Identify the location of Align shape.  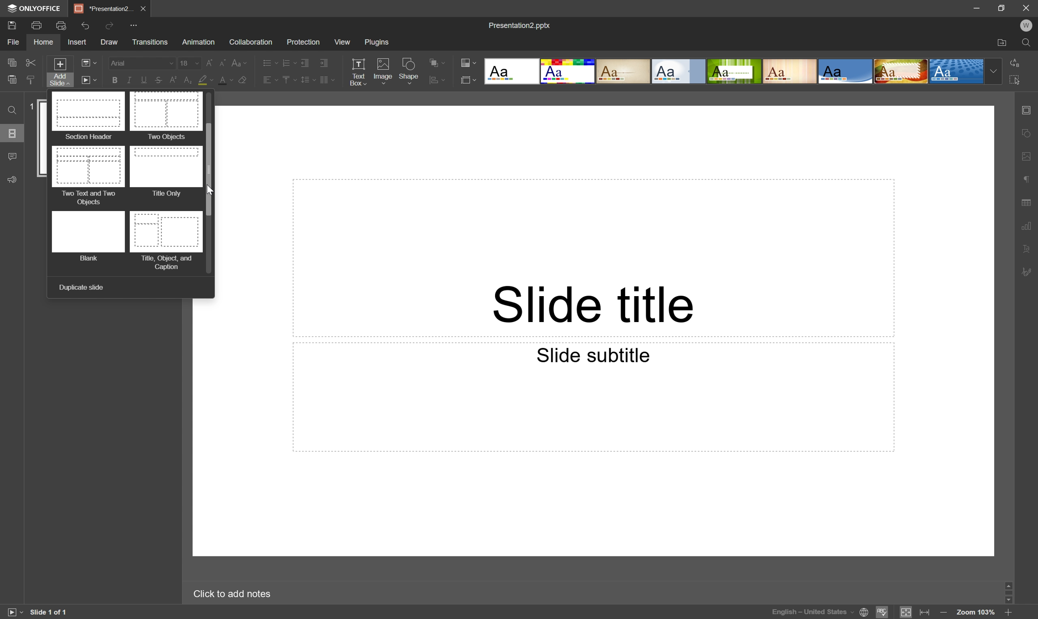
(439, 60).